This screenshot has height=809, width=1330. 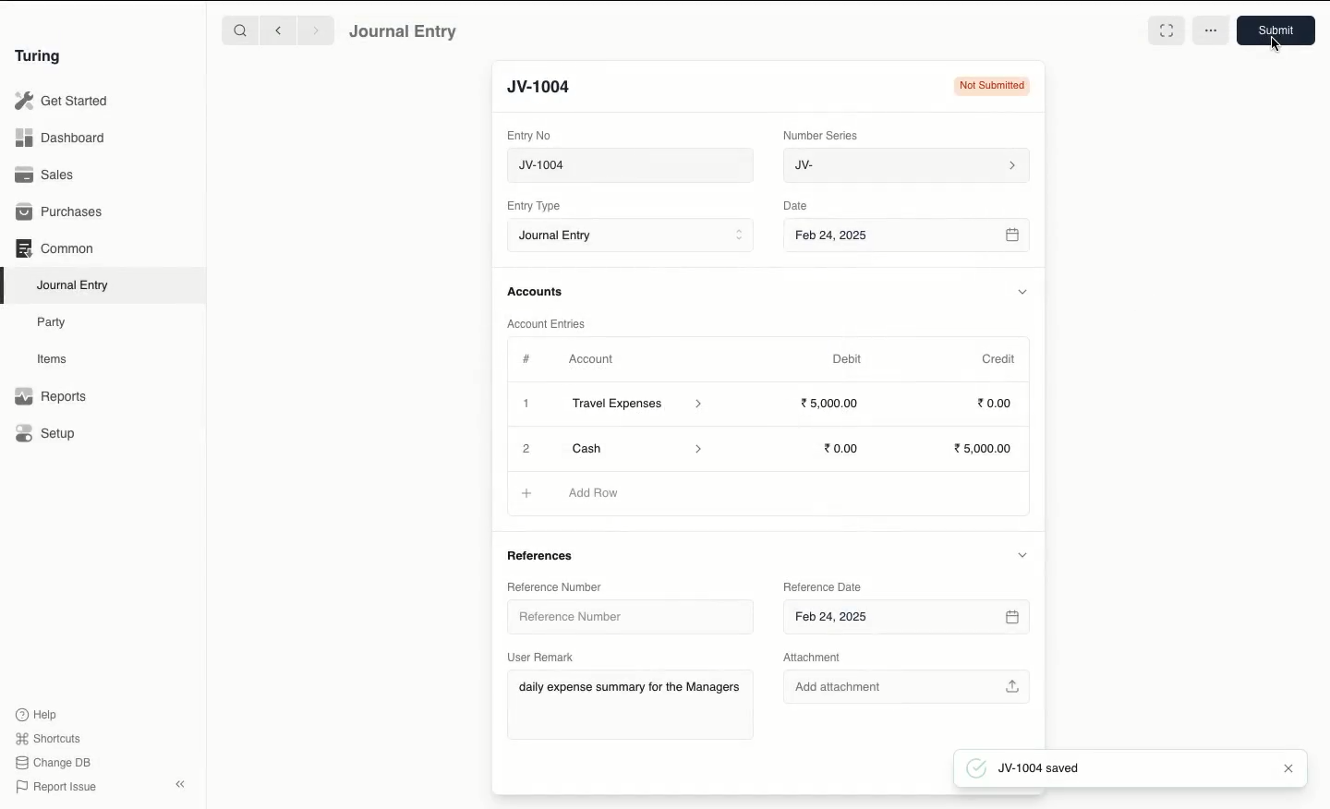 What do you see at coordinates (527, 404) in the screenshot?
I see `Add` at bounding box center [527, 404].